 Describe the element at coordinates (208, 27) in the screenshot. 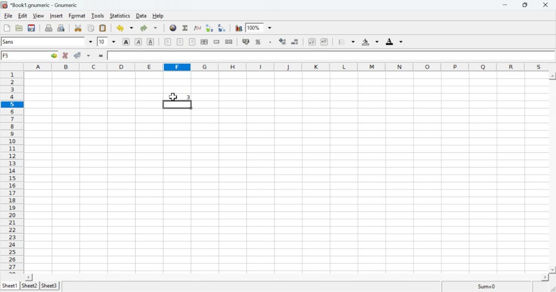

I see `Sort in ascending` at that location.